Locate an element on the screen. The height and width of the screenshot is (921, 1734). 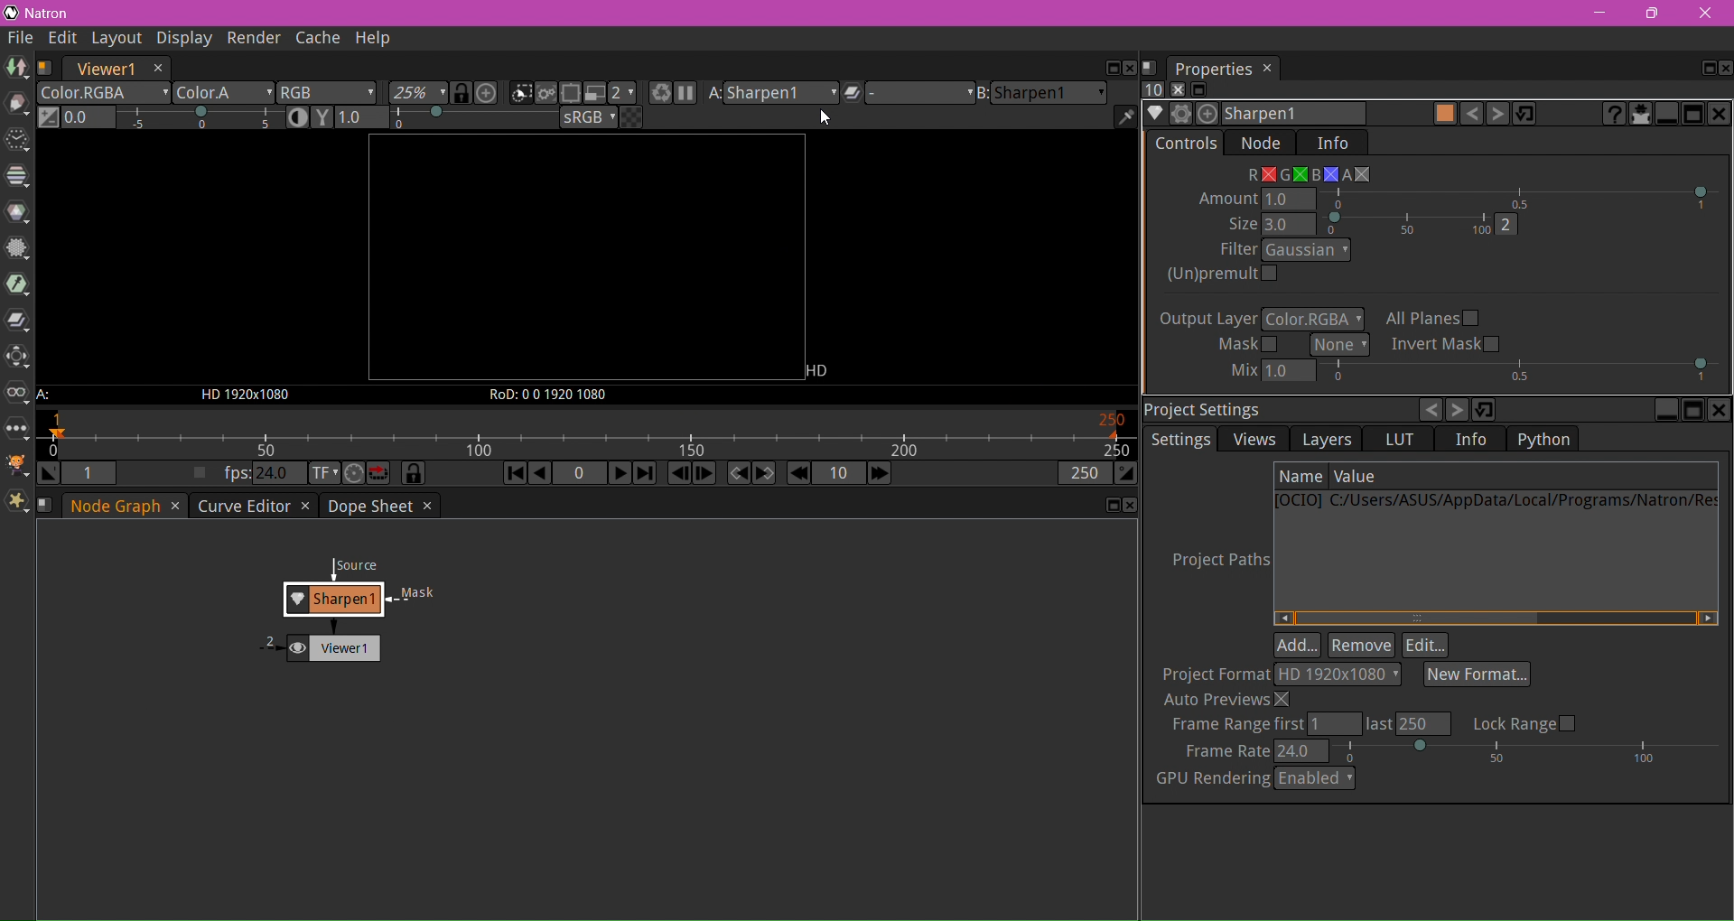
Redo the last change undone to this operator is located at coordinates (1496, 114).